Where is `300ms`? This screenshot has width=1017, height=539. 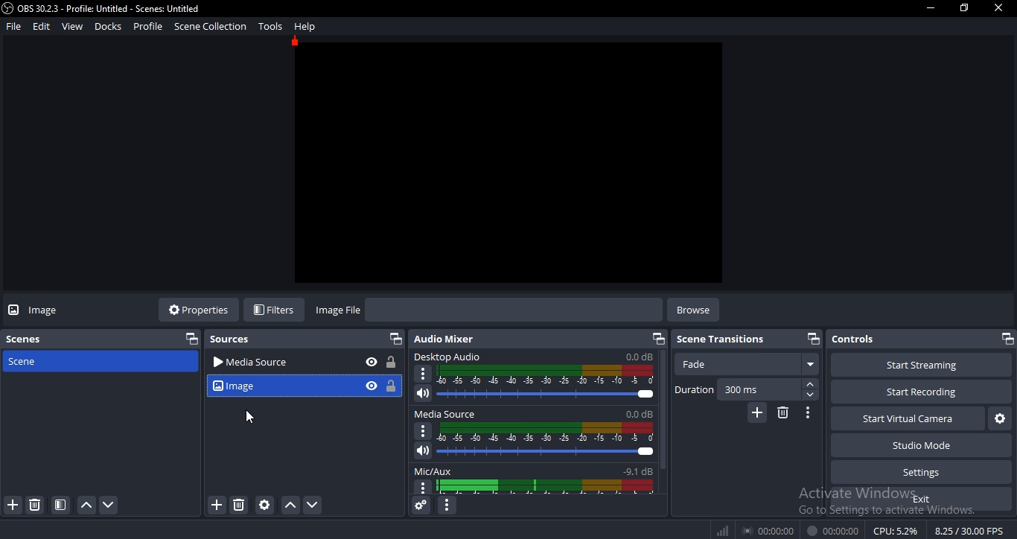
300ms is located at coordinates (741, 389).